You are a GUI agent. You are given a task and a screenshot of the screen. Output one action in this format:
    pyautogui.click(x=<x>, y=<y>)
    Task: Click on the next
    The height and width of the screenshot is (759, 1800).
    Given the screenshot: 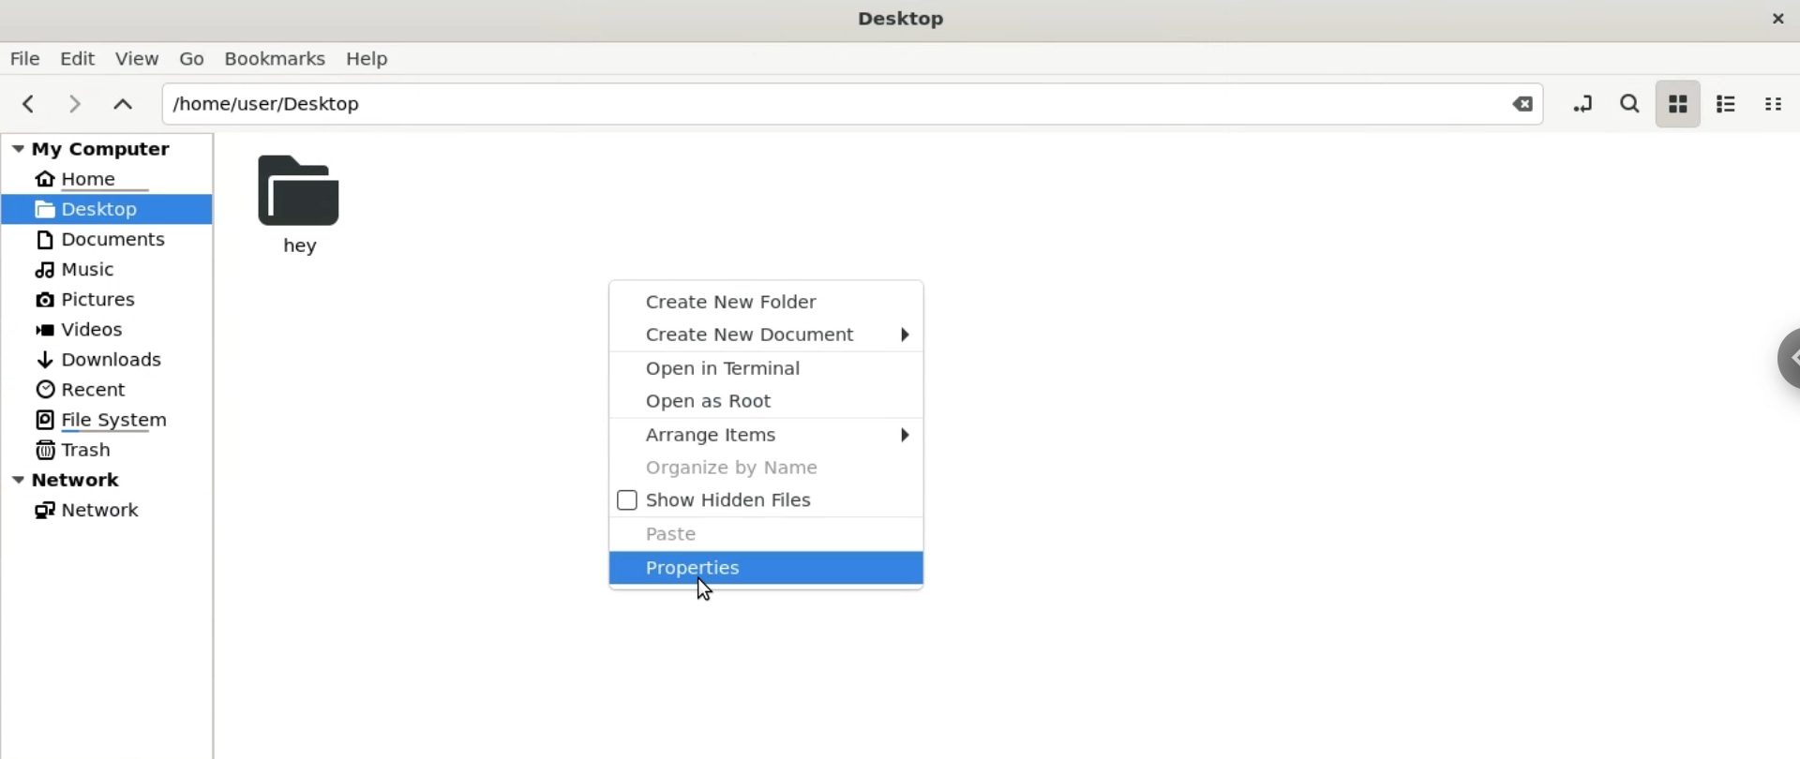 What is the action you would take?
    pyautogui.click(x=76, y=102)
    